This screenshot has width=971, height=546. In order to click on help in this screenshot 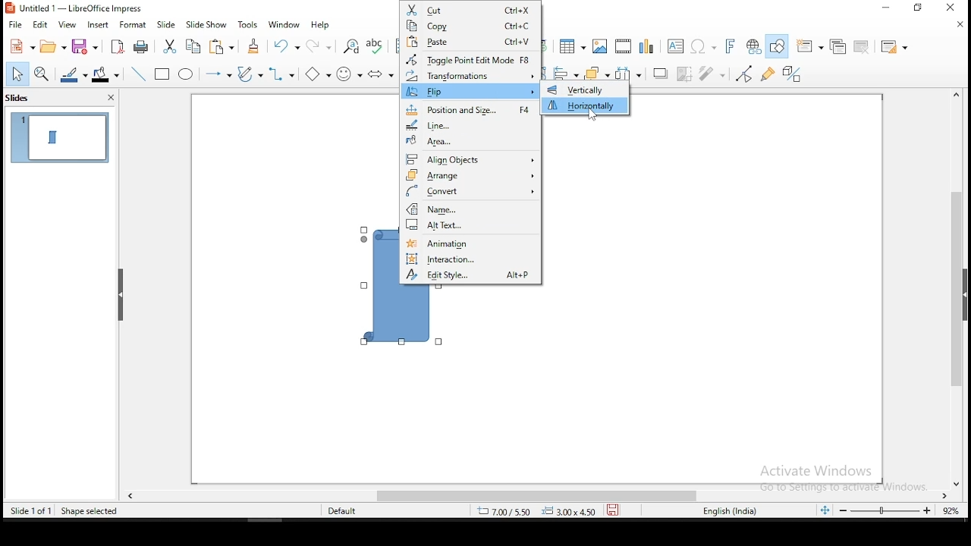, I will do `click(322, 24)`.